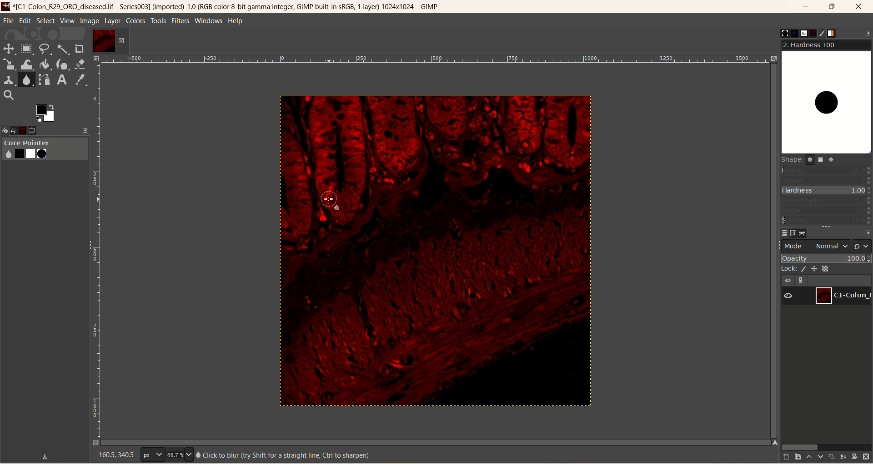  What do you see at coordinates (827, 179) in the screenshot?
I see `spikes` at bounding box center [827, 179].